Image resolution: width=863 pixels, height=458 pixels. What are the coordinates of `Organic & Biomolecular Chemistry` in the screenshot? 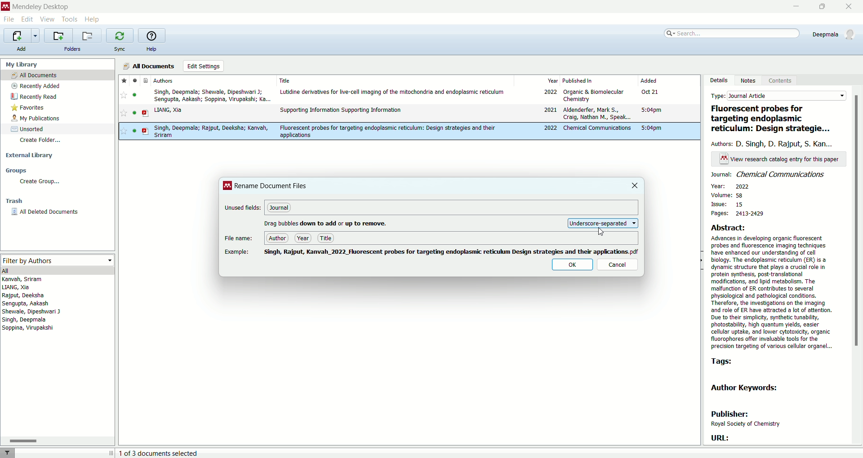 It's located at (594, 95).